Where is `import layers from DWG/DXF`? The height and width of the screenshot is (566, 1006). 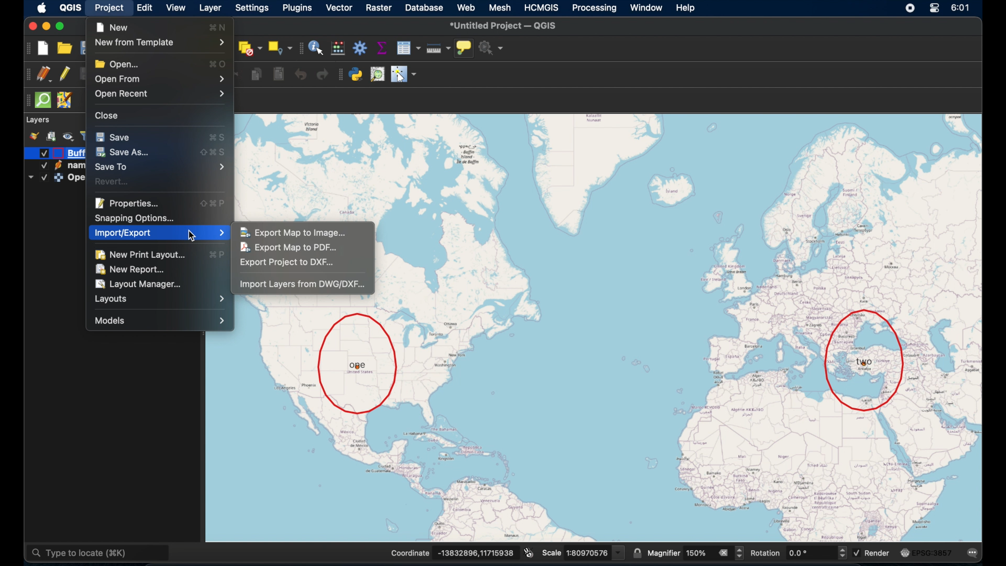
import layers from DWG/DXF is located at coordinates (303, 285).